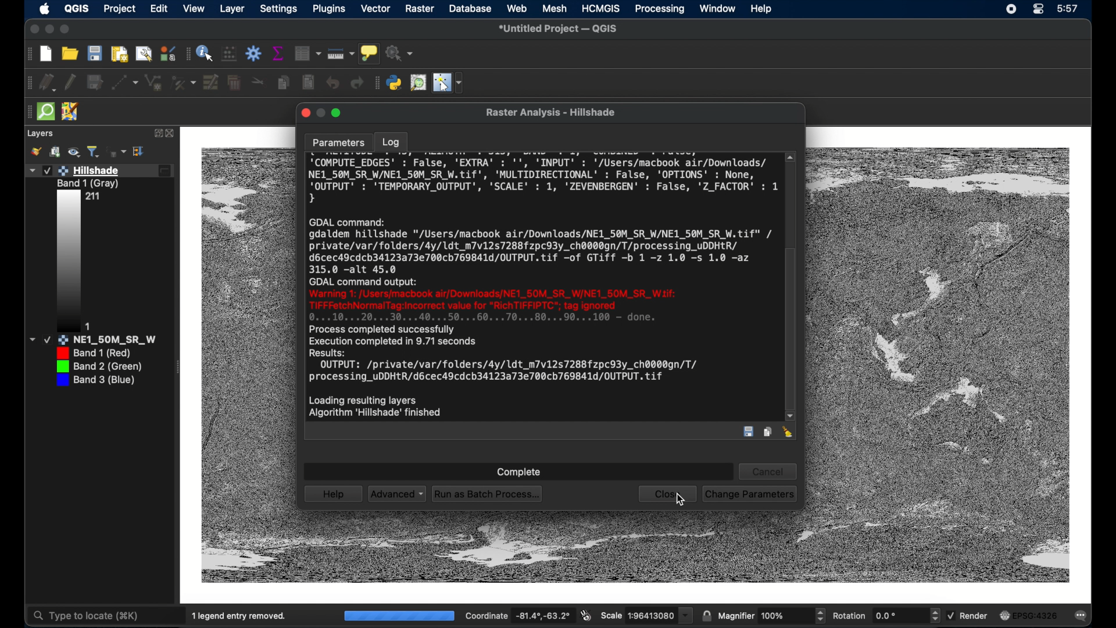 This screenshot has width=1116, height=628. What do you see at coordinates (277, 53) in the screenshot?
I see `show statistical summary` at bounding box center [277, 53].